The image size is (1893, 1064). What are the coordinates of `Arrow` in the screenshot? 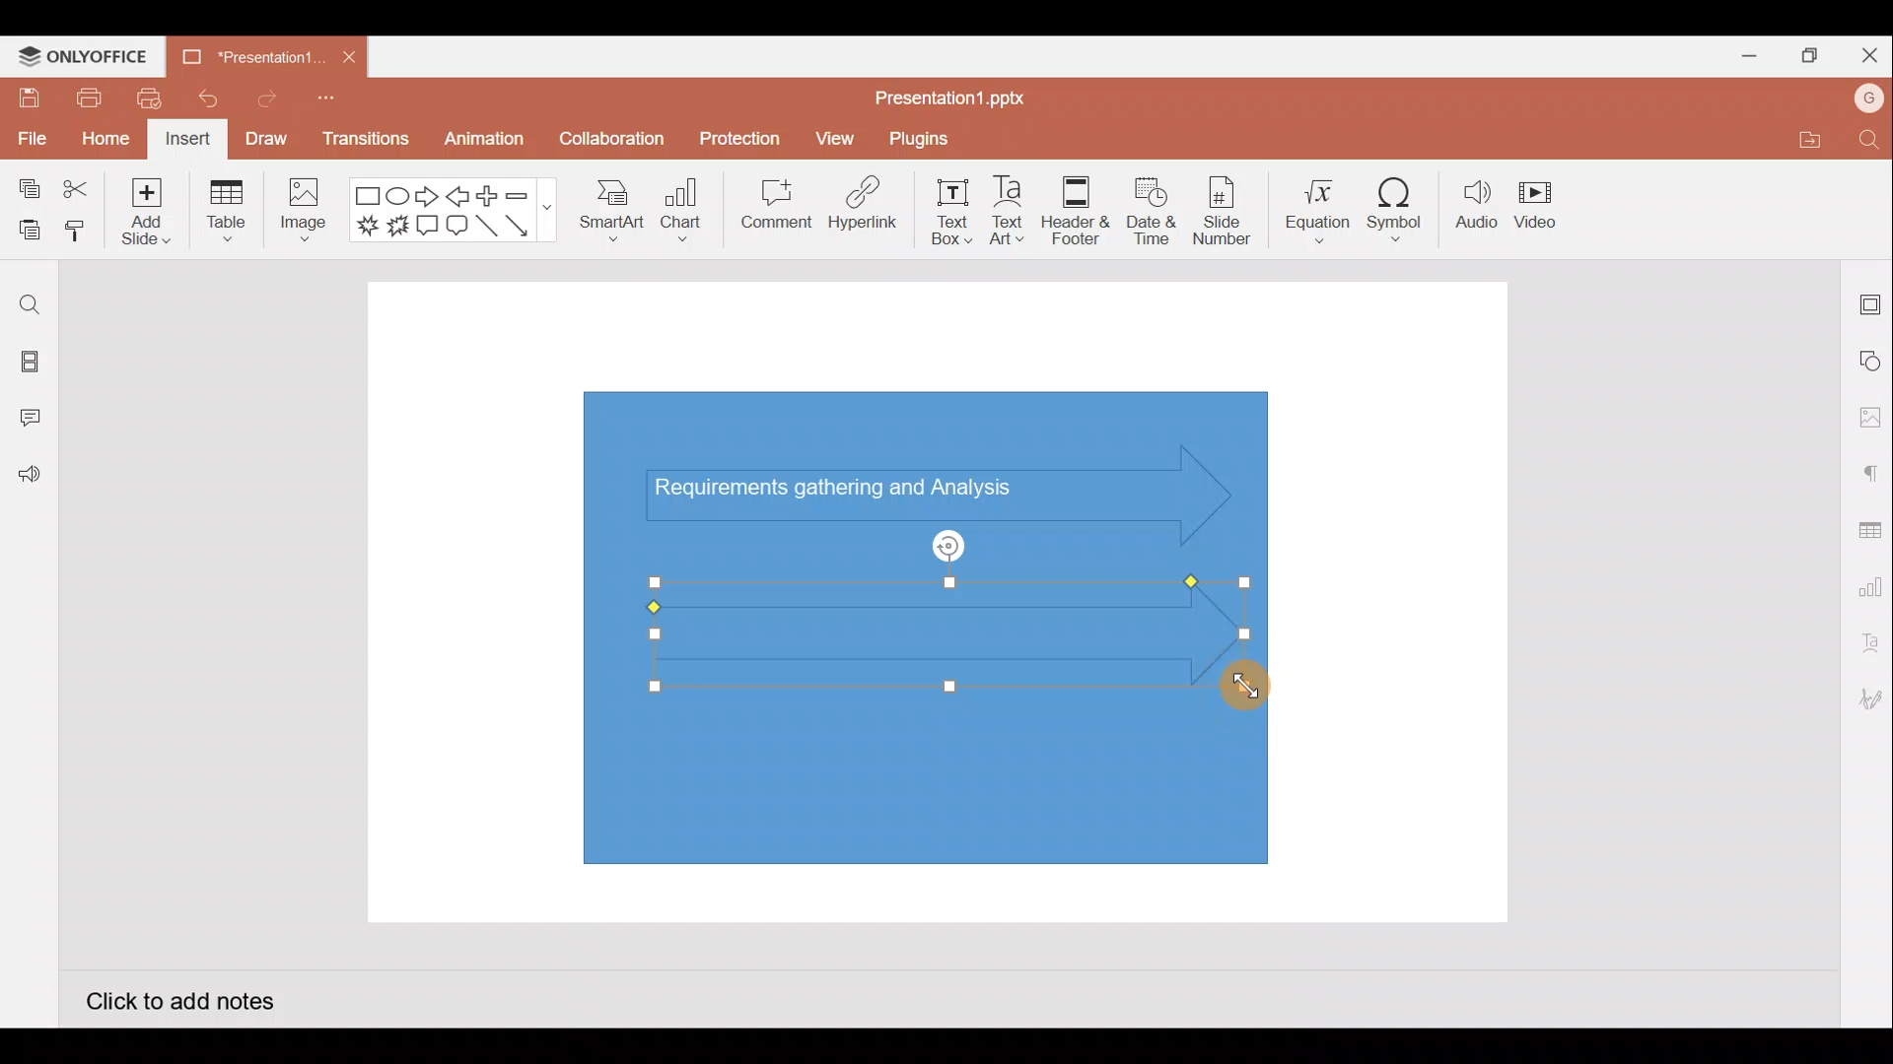 It's located at (528, 226).